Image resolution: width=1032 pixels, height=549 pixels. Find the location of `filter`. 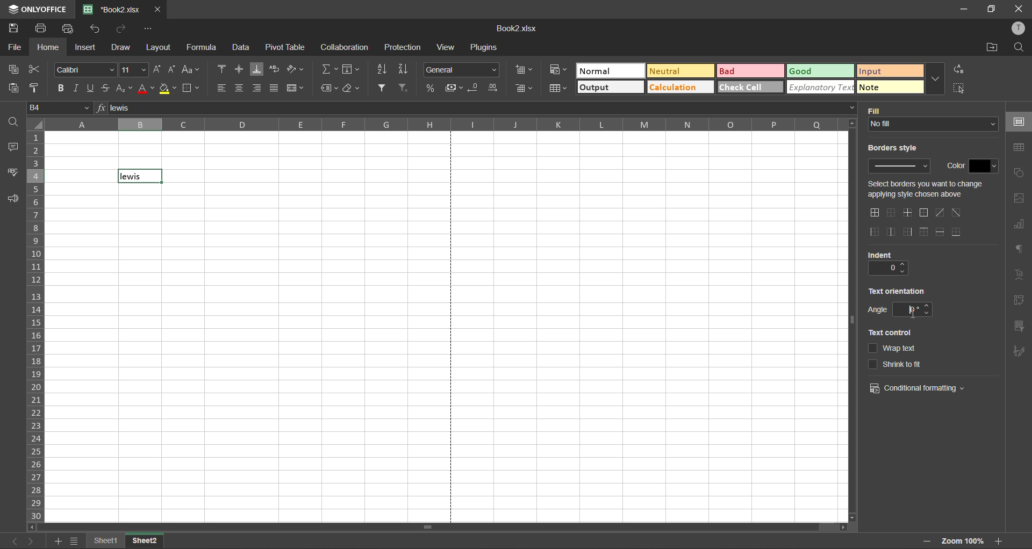

filter is located at coordinates (382, 88).